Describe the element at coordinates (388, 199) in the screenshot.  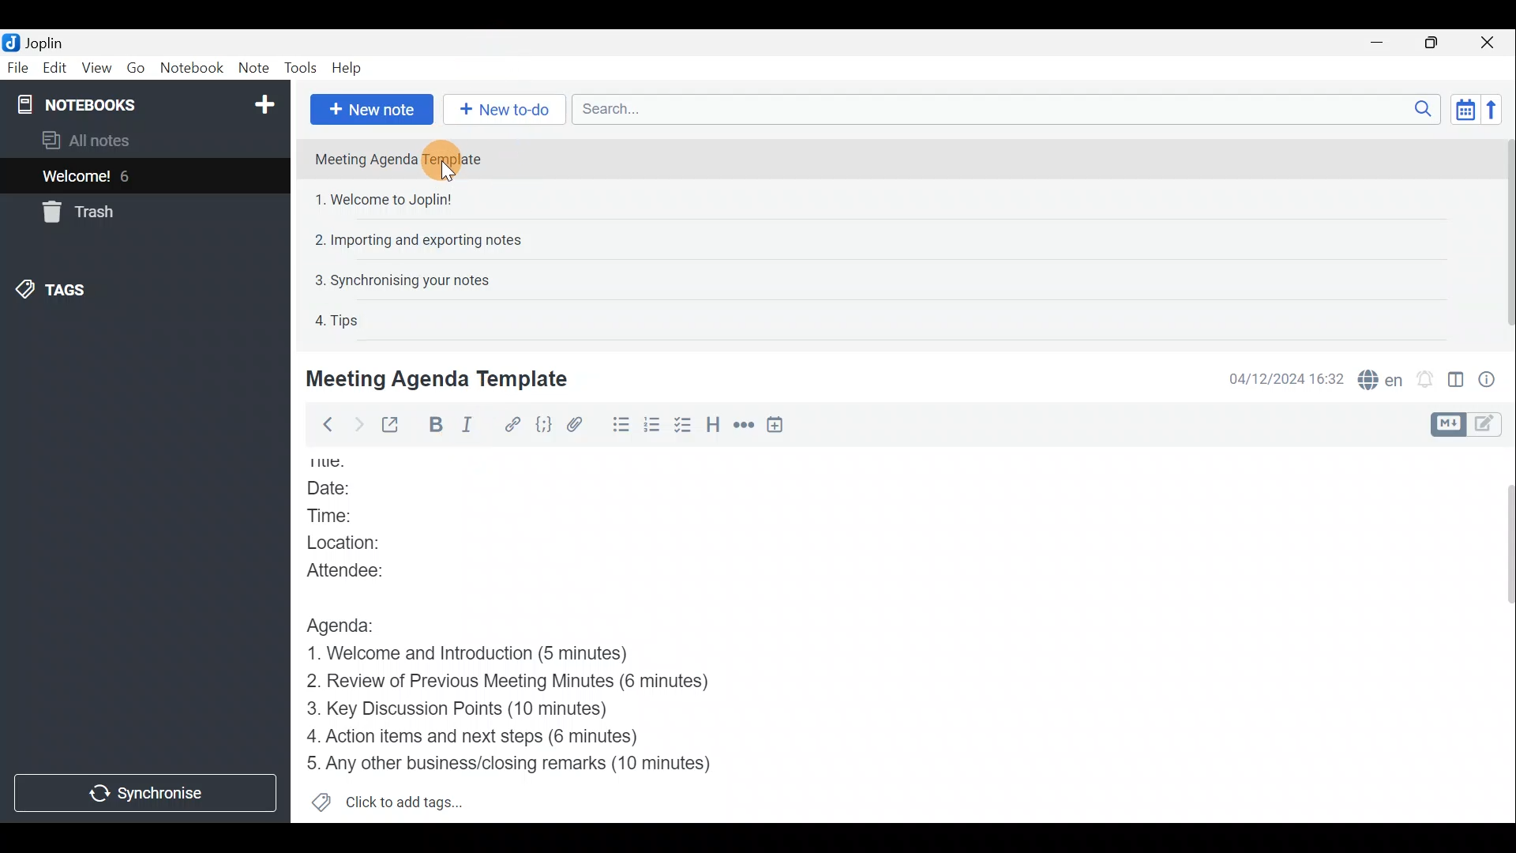
I see `1. Welcome to Joplin!` at that location.